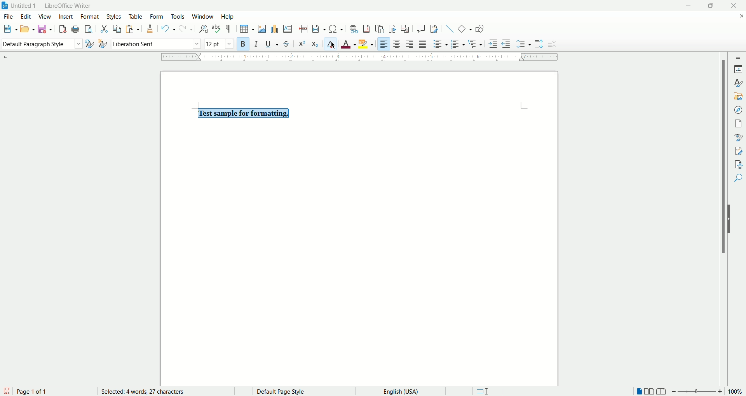 The image size is (746, 396). What do you see at coordinates (476, 43) in the screenshot?
I see `format outline` at bounding box center [476, 43].